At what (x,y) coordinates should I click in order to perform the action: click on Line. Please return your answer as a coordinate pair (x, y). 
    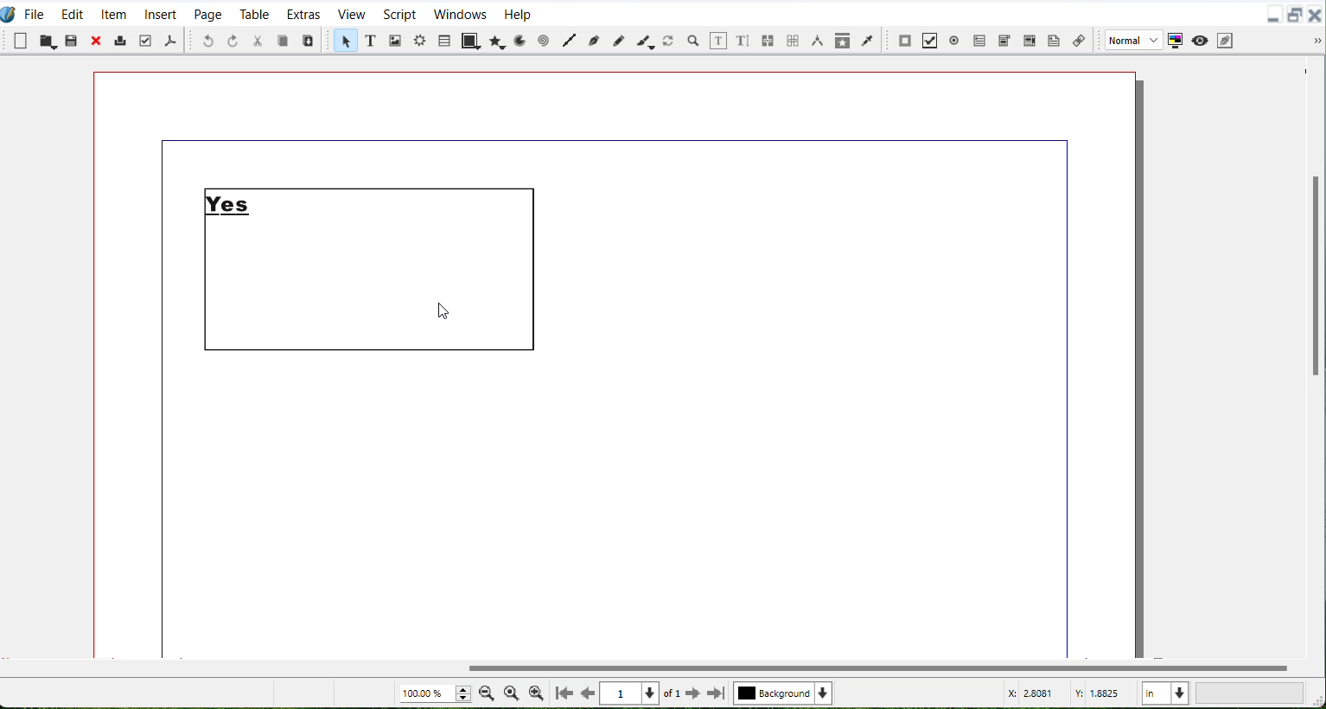
    Looking at the image, I should click on (568, 42).